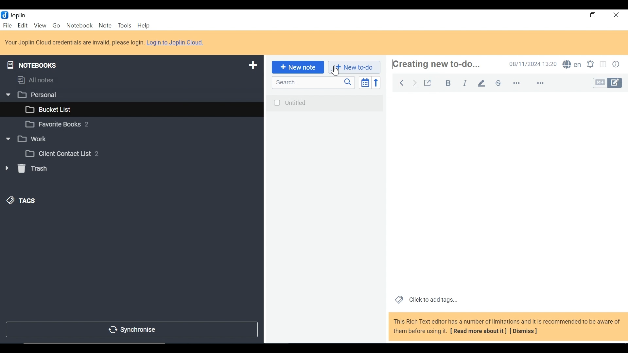 The height and width of the screenshot is (353, 628). I want to click on Highlight, so click(483, 83).